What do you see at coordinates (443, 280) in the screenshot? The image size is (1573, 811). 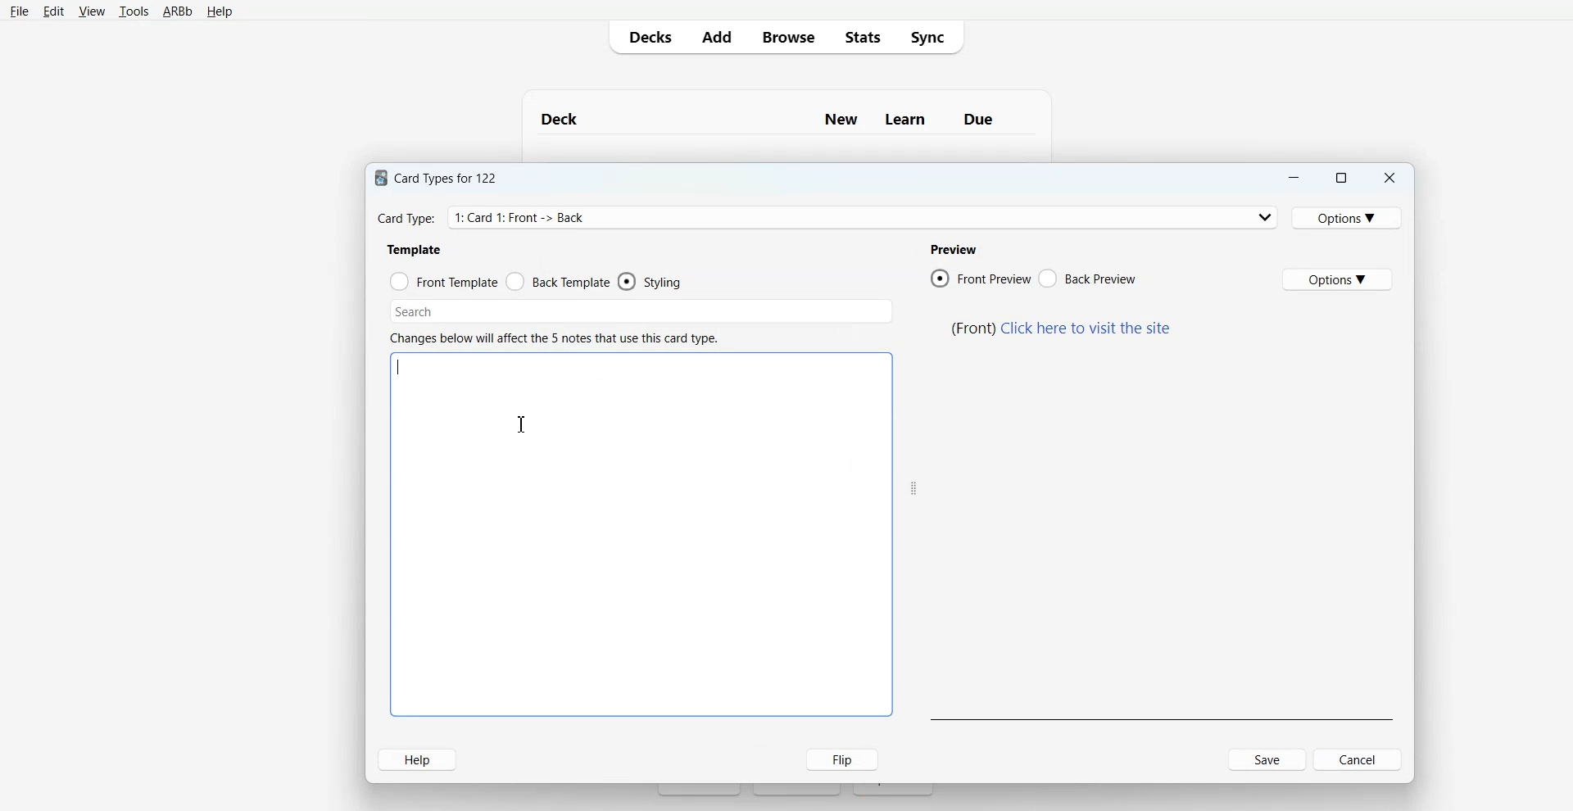 I see `Front Template` at bounding box center [443, 280].